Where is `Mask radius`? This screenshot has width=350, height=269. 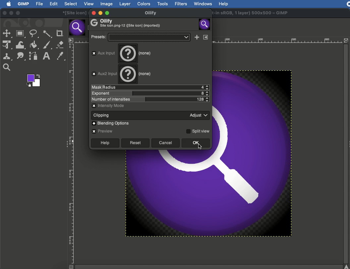
Mask radius is located at coordinates (150, 87).